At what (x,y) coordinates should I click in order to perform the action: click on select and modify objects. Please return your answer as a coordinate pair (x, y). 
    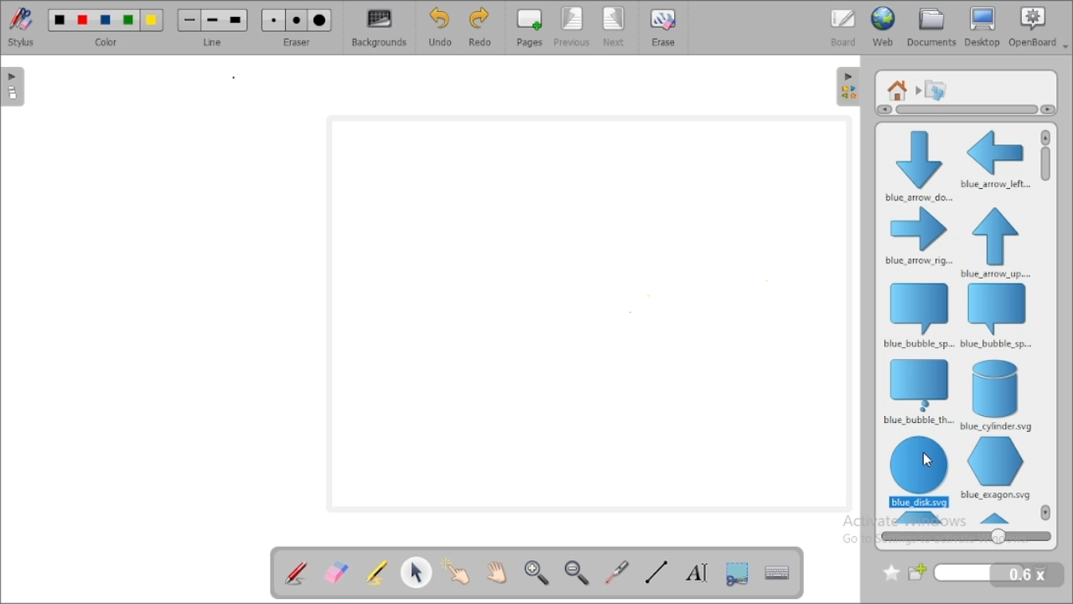
    Looking at the image, I should click on (417, 571).